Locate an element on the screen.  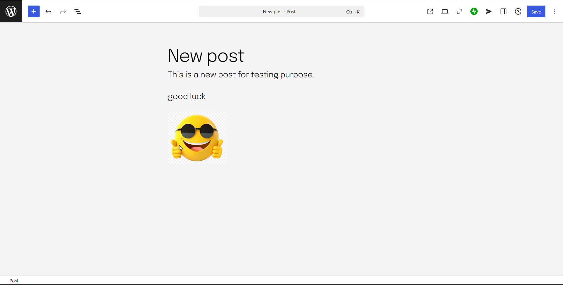
undo is located at coordinates (49, 12).